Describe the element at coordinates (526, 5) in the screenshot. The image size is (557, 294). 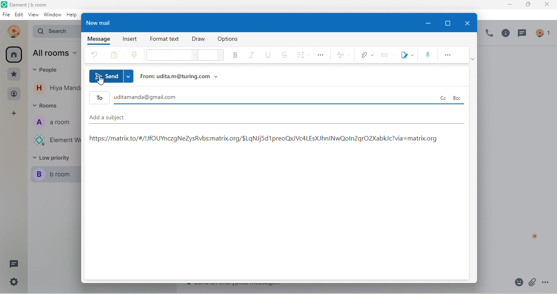
I see `maximize` at that location.